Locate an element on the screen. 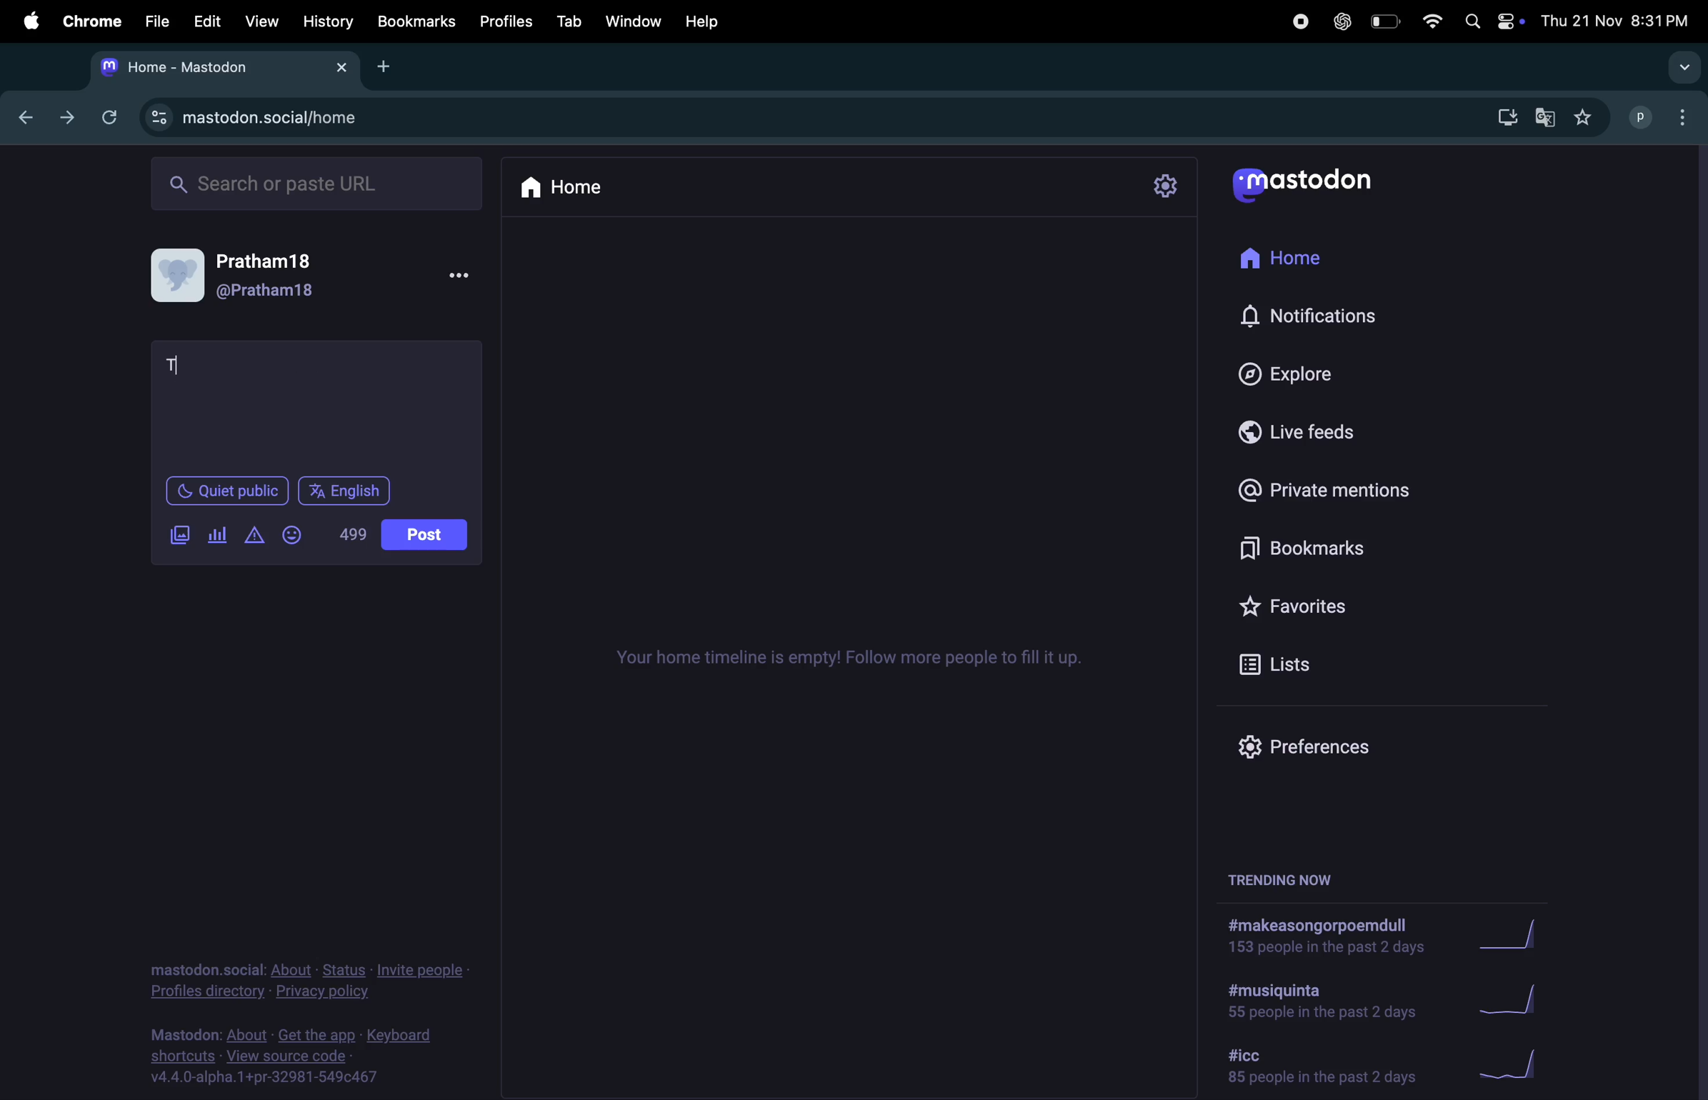 This screenshot has height=1100, width=1708. apple menu is located at coordinates (28, 19).